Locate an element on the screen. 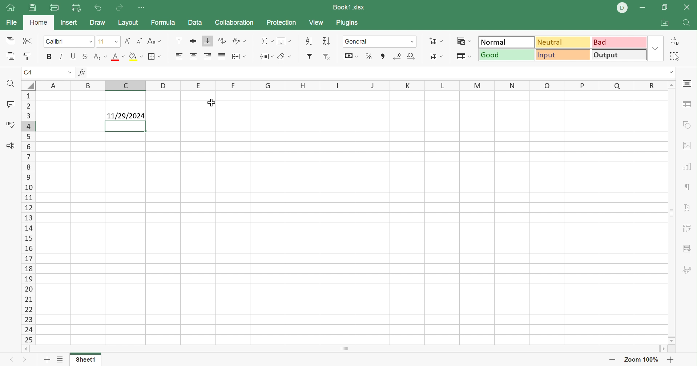 The image size is (697, 366). Drop Down is located at coordinates (114, 41).